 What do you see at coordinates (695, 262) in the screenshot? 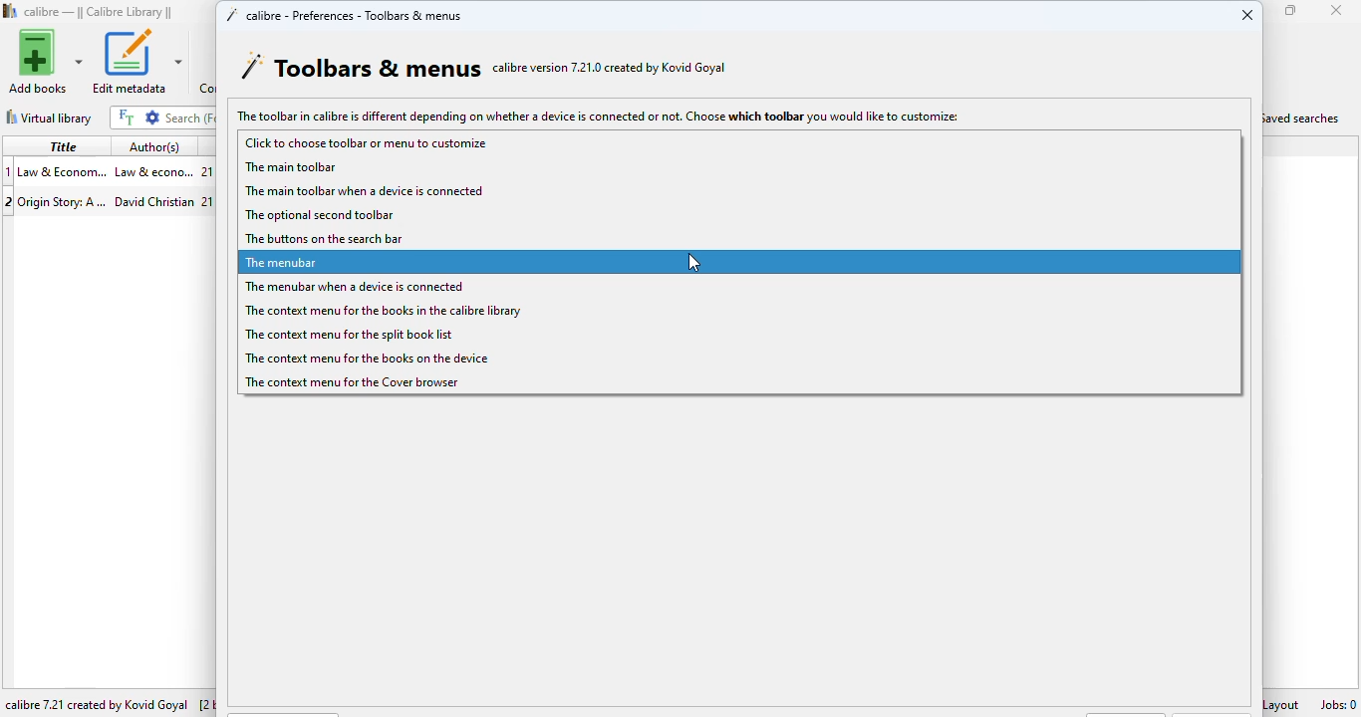
I see `cursor` at bounding box center [695, 262].